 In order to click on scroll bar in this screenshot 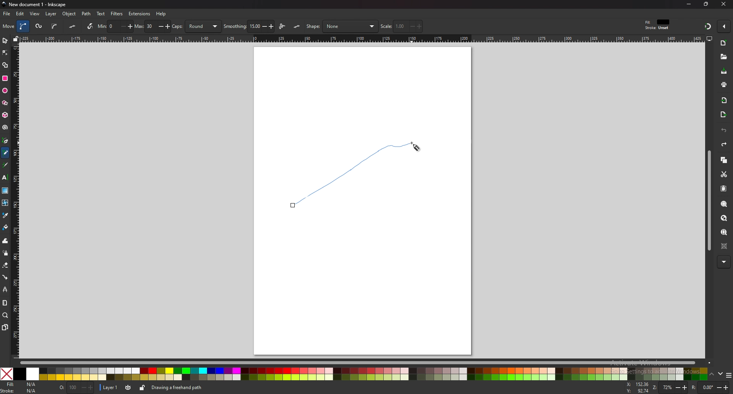, I will do `click(365, 363)`.